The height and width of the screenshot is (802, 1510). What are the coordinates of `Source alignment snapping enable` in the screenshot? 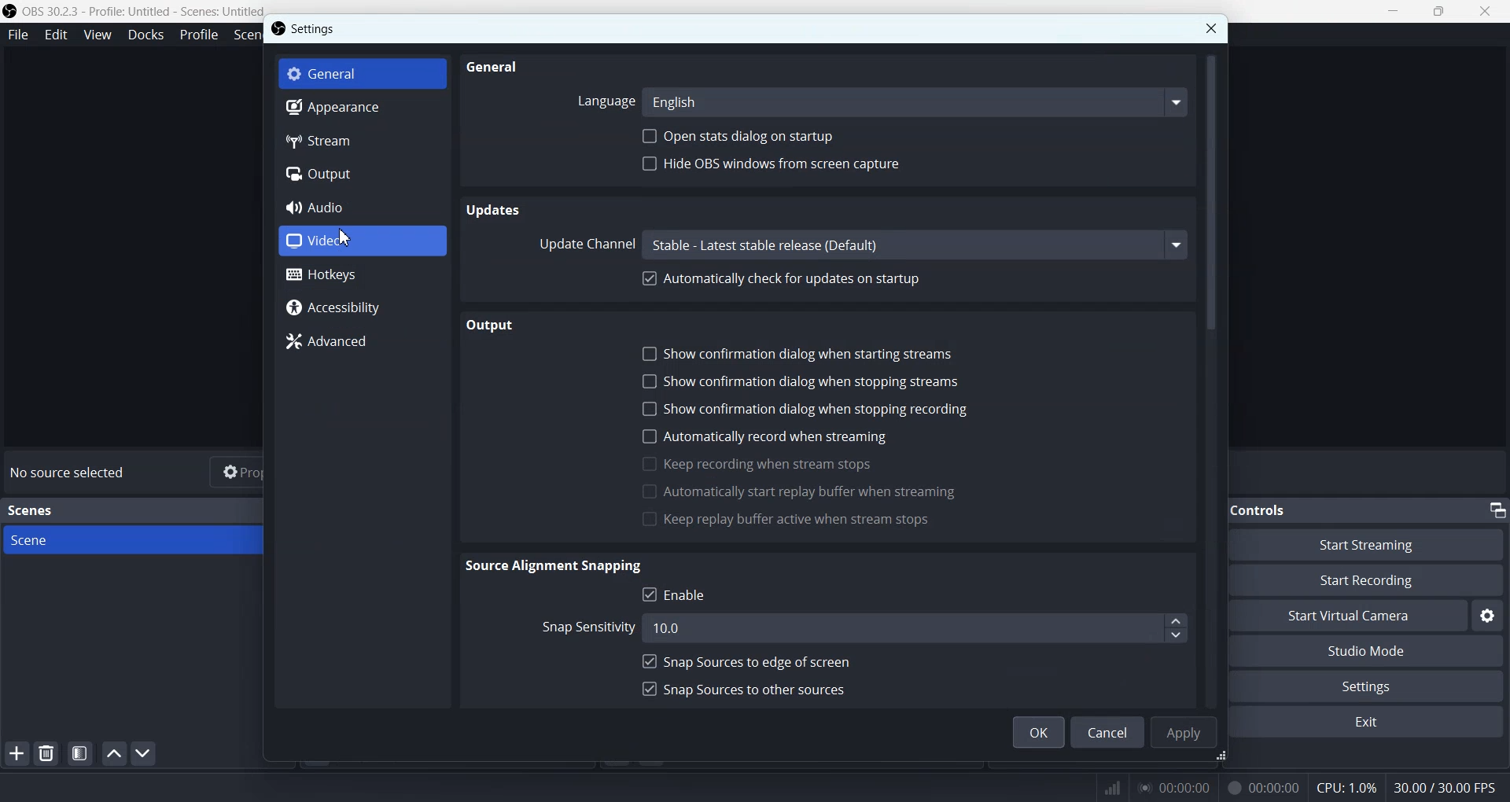 It's located at (689, 594).